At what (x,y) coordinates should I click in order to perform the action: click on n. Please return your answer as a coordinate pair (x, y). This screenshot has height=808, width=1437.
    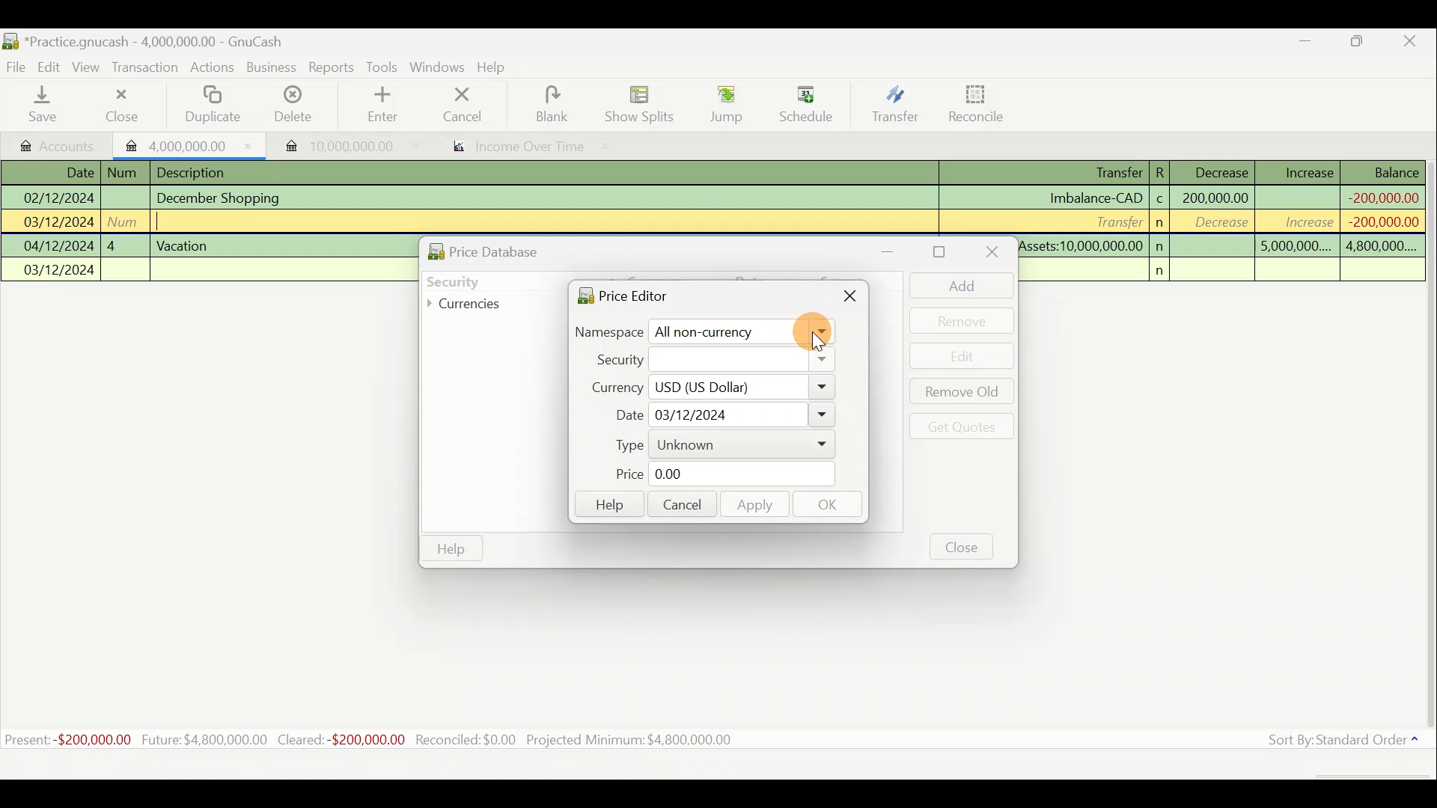
    Looking at the image, I should click on (1162, 223).